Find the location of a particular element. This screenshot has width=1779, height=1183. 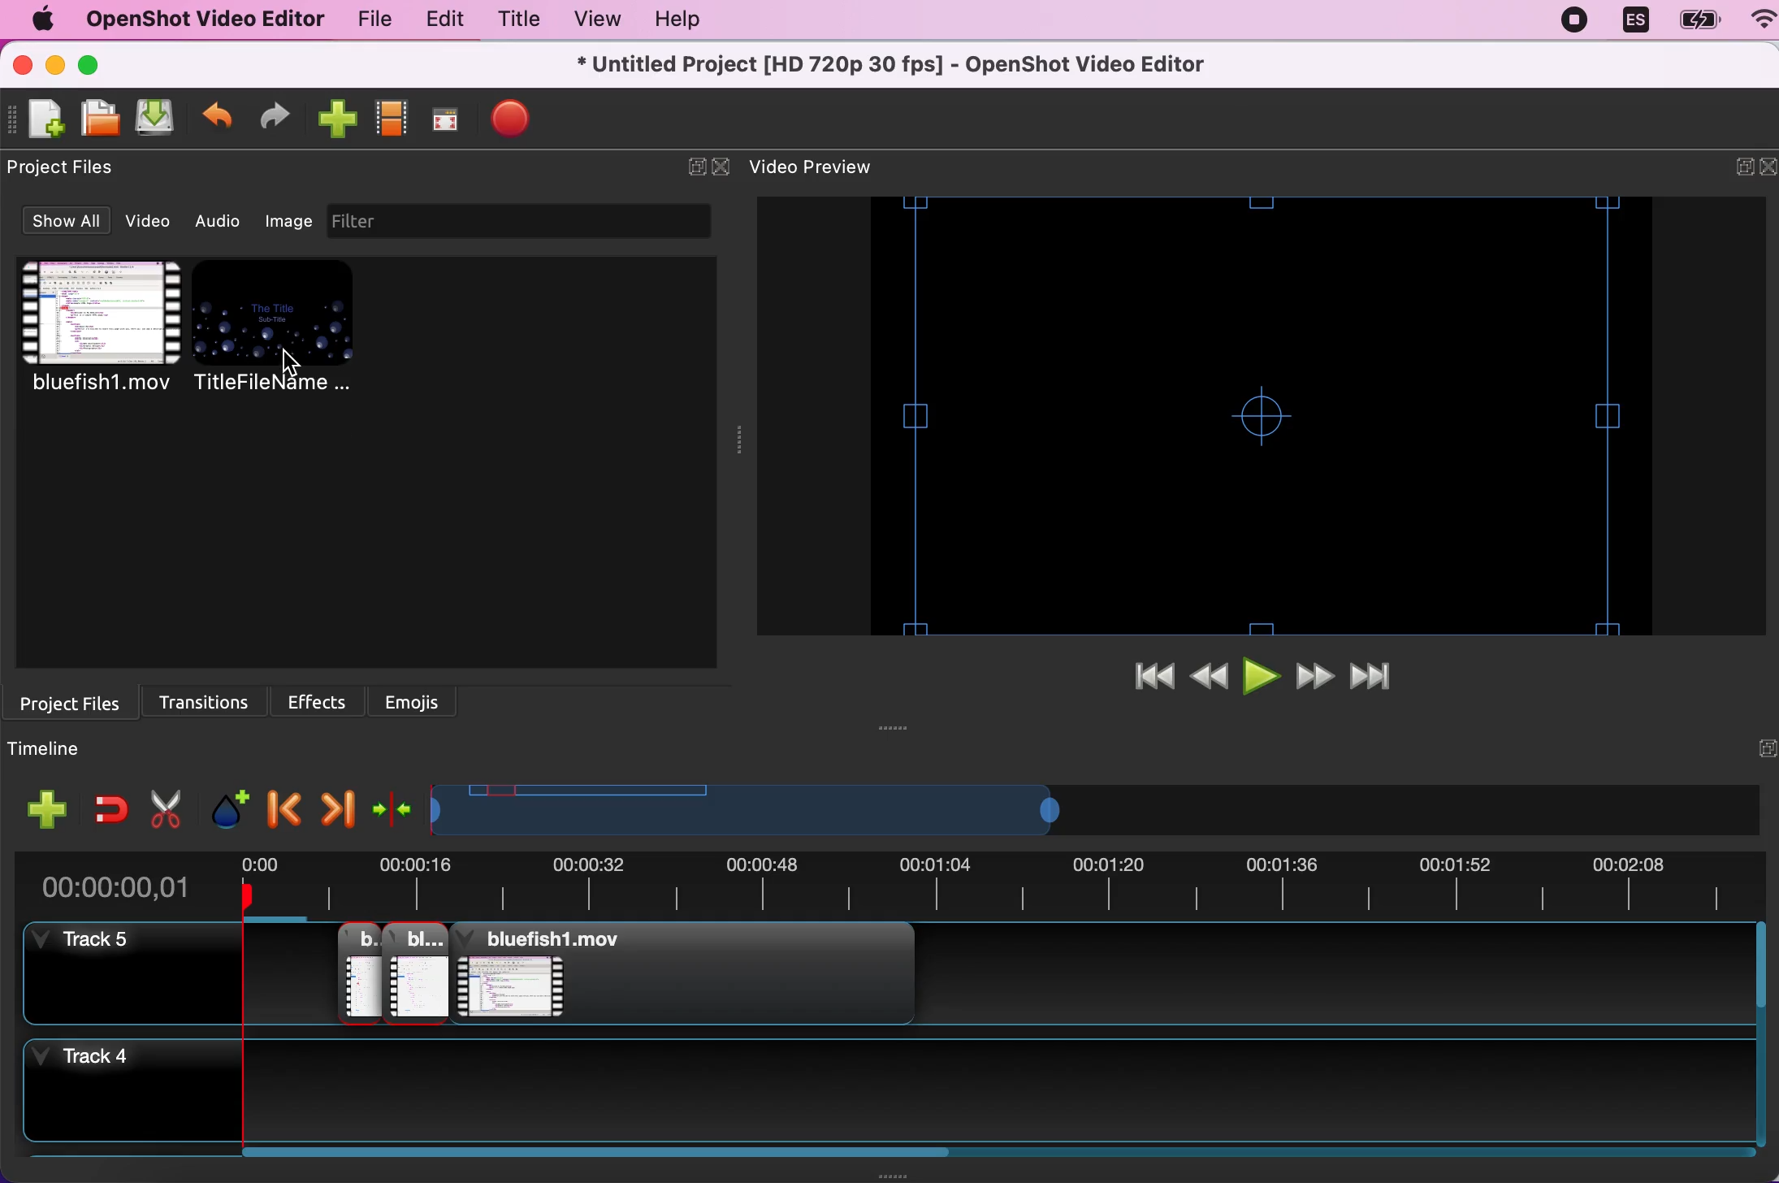

expand/hide is located at coordinates (691, 168).